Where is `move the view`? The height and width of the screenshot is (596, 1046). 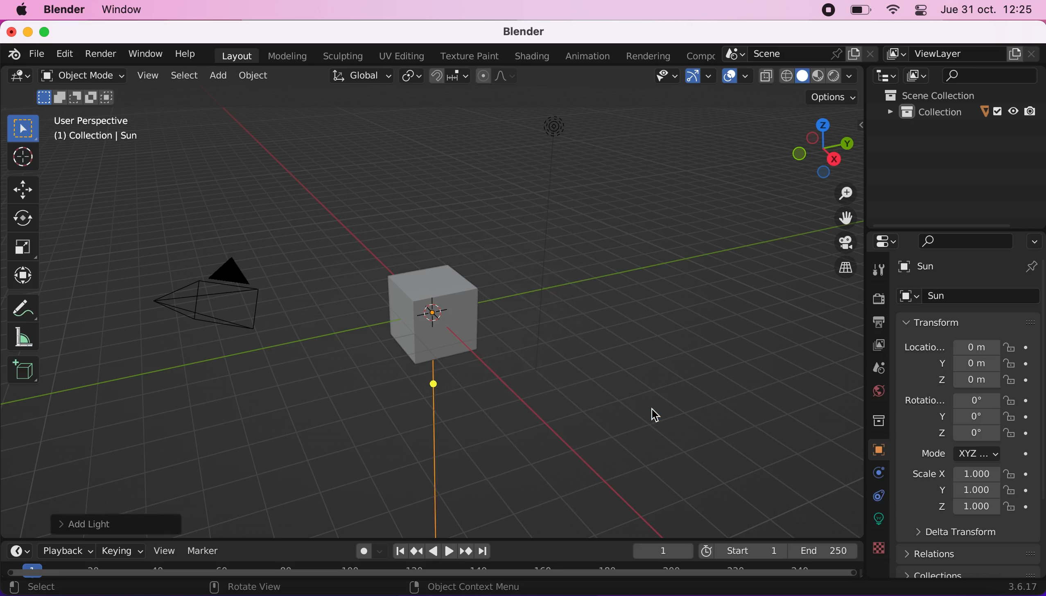
move the view is located at coordinates (839, 218).